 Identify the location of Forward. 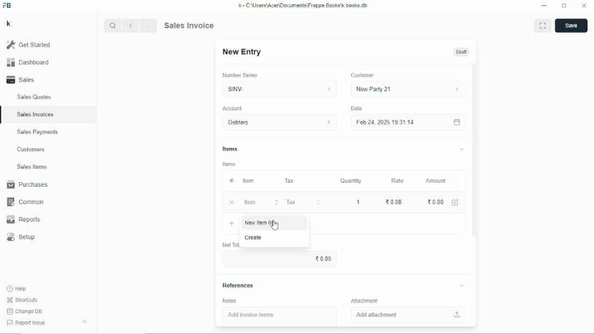
(150, 24).